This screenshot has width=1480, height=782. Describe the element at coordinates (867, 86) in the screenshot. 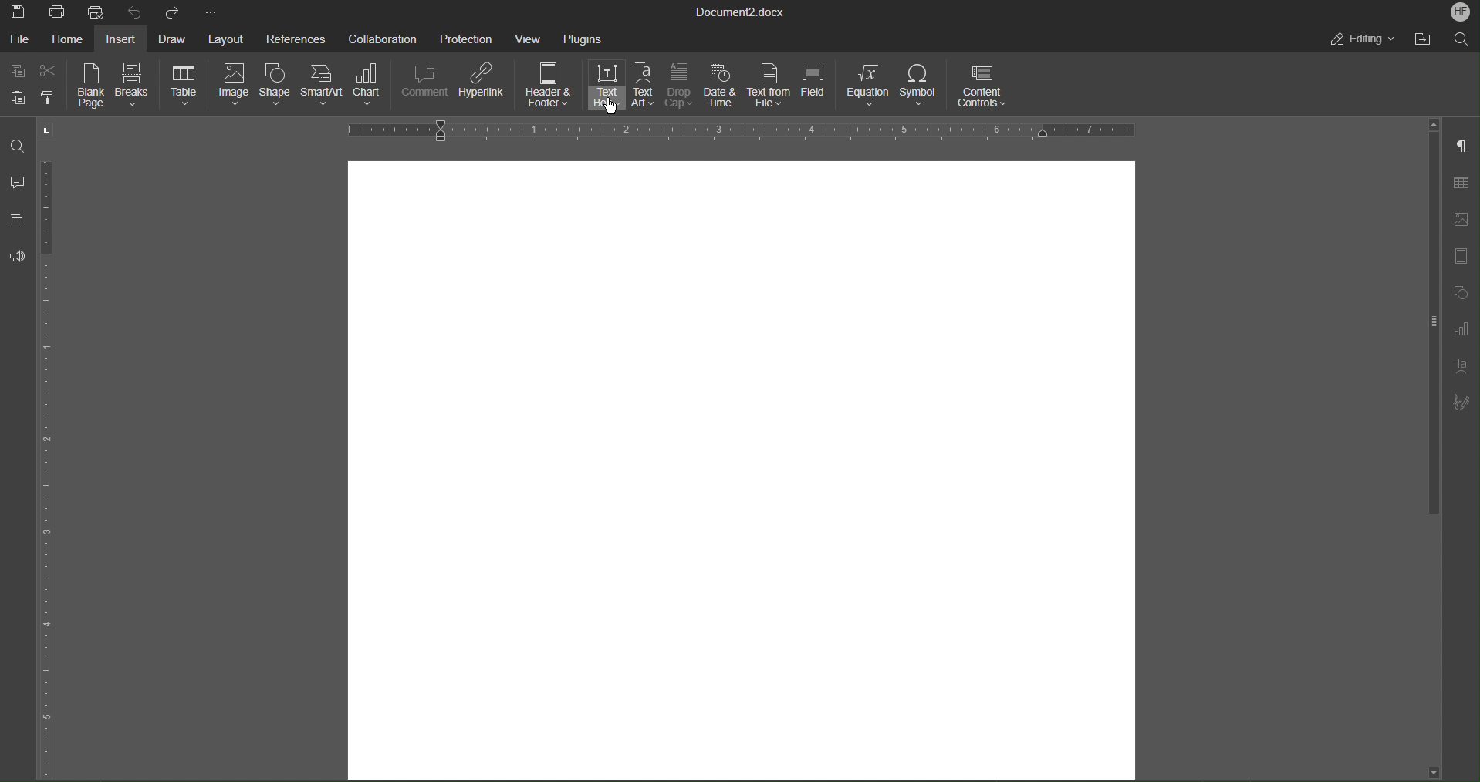

I see `Equation` at that location.